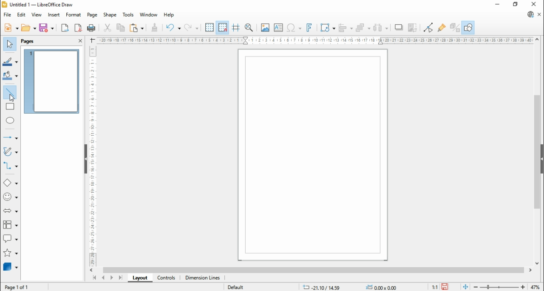 This screenshot has width=544, height=291. Describe the element at coordinates (10, 183) in the screenshot. I see `basic shapes` at that location.